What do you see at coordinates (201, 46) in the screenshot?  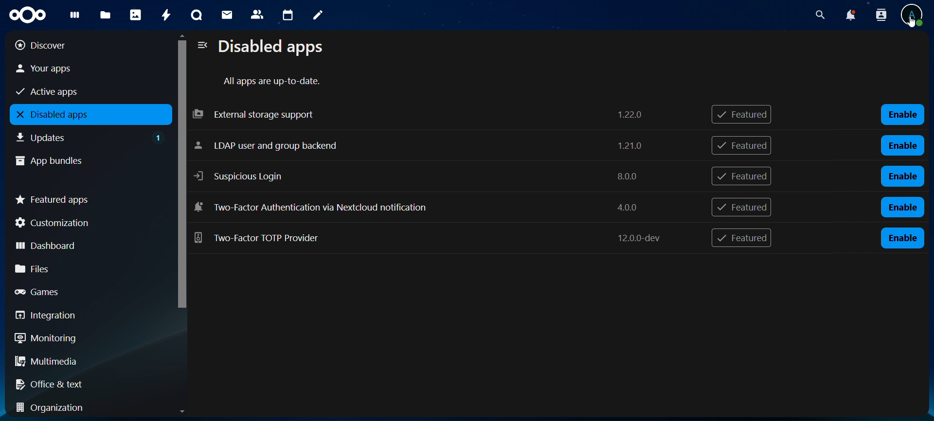 I see `close navigation` at bounding box center [201, 46].